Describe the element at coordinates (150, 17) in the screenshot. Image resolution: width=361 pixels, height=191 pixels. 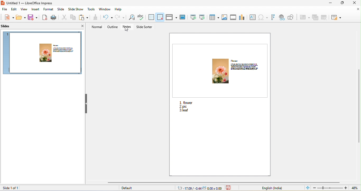
I see `display grids` at that location.